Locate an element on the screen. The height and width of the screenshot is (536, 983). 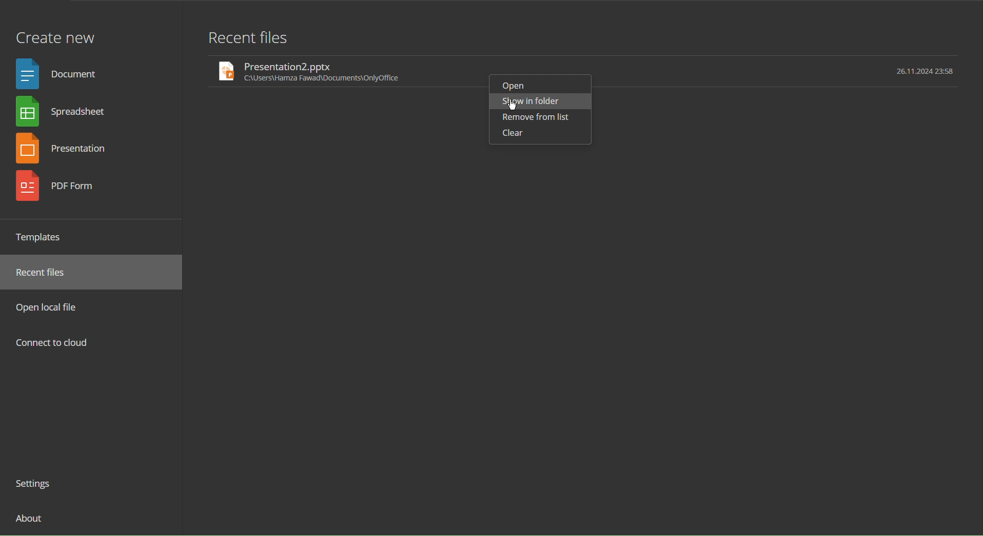
date and time is located at coordinates (922, 72).